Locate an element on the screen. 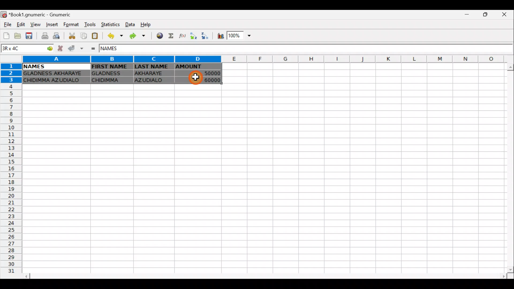 The width and height of the screenshot is (514, 289). Edit is located at coordinates (21, 25).